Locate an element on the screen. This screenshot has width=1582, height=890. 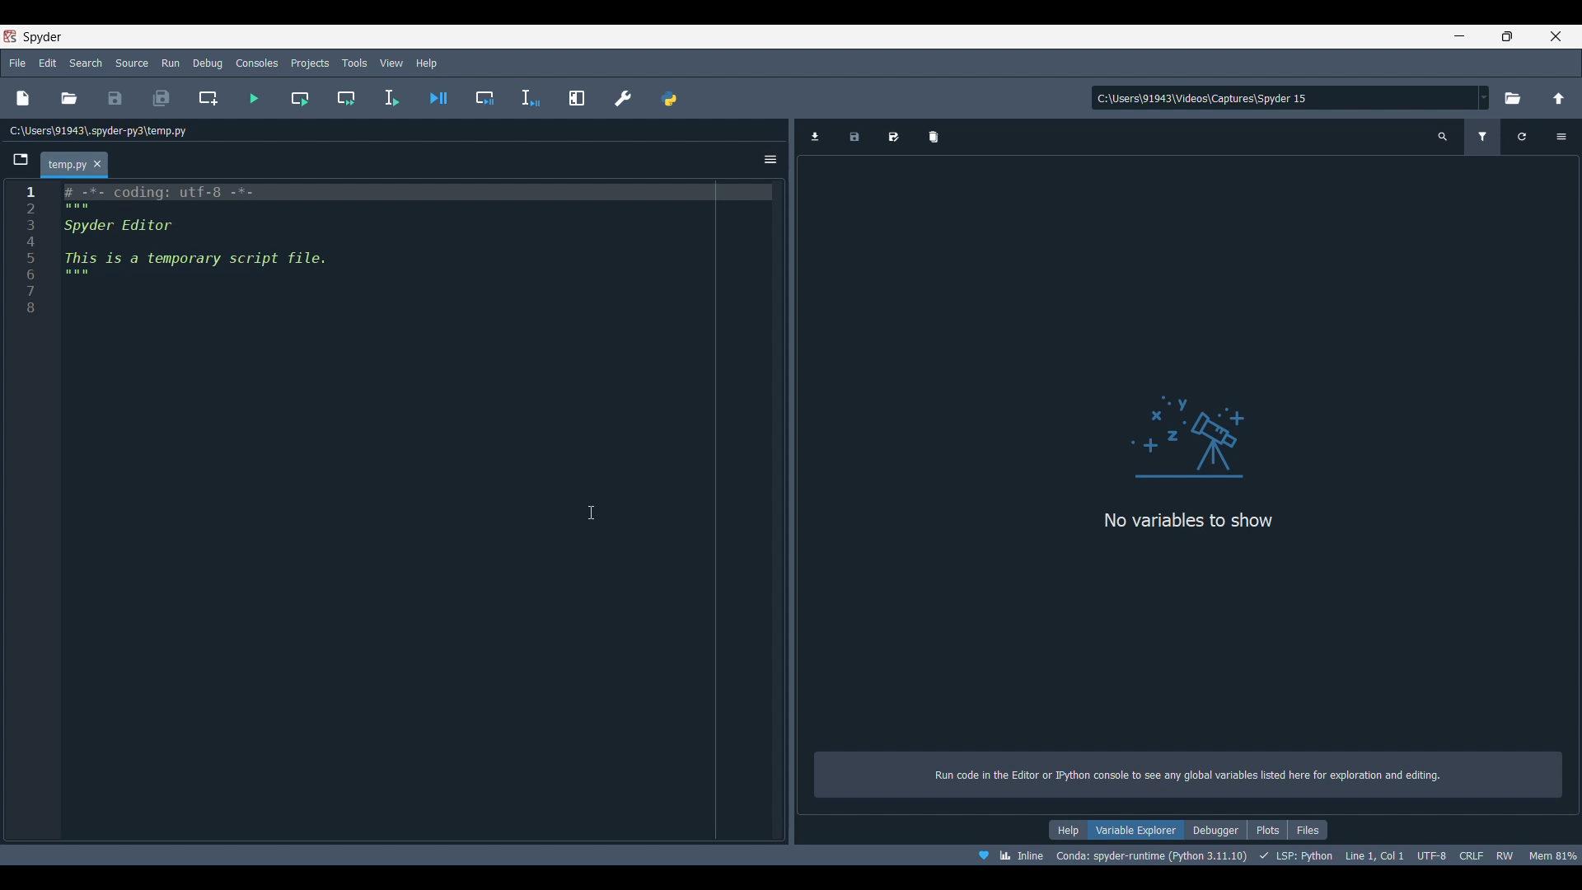
Tools menu is located at coordinates (355, 63).